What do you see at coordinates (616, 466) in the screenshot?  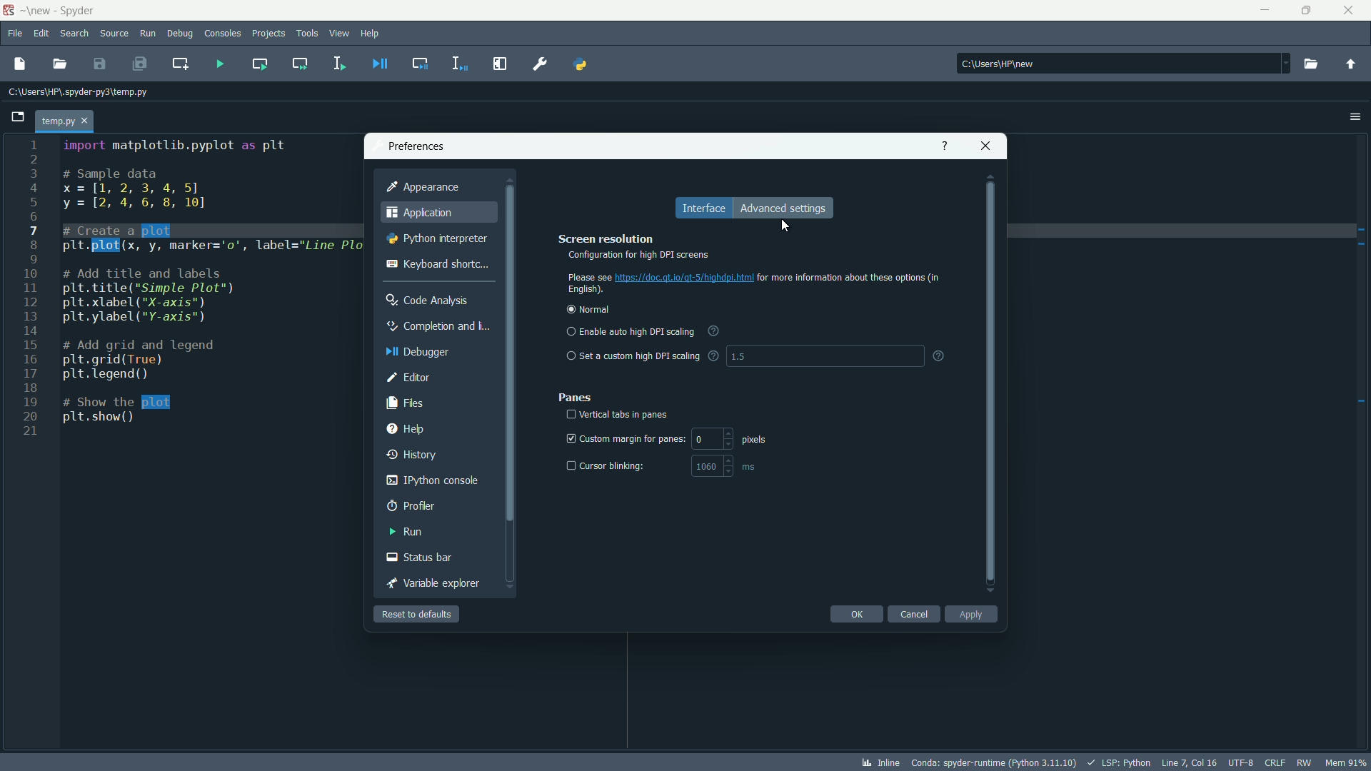 I see `cursor blinking` at bounding box center [616, 466].